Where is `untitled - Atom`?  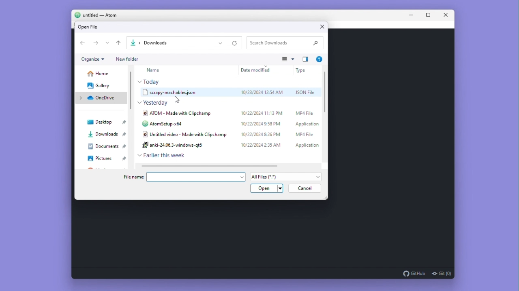 untitled - Atom is located at coordinates (104, 15).